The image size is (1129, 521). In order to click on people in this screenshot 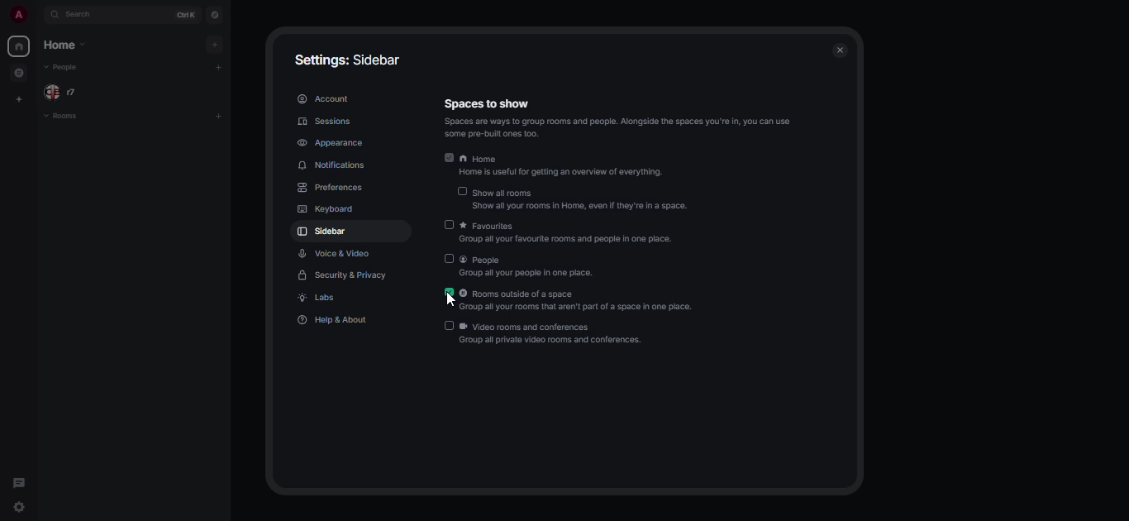, I will do `click(64, 92)`.